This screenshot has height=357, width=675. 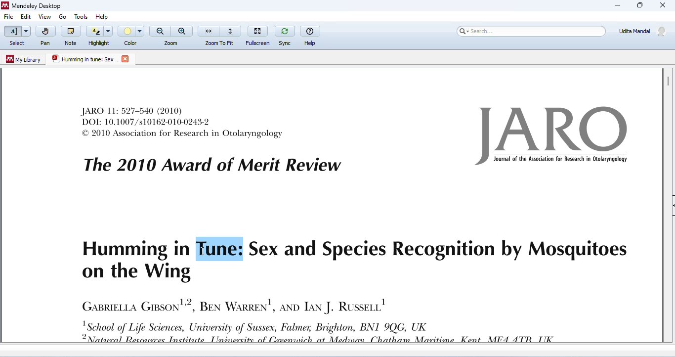 I want to click on JARO Journal of the Association for Research in Otolaryngology, so click(x=554, y=136).